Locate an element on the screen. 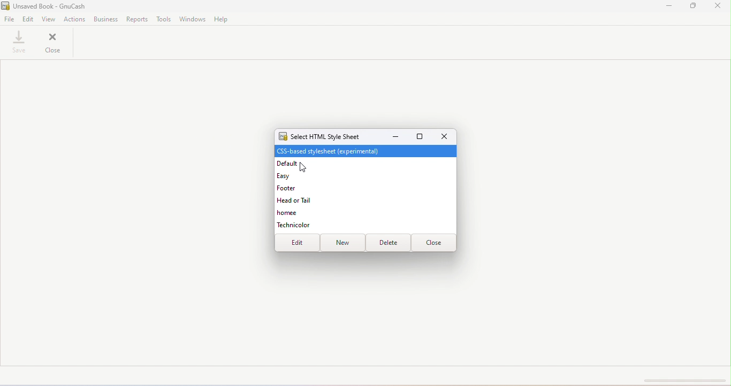 This screenshot has width=731, height=386. Edit is located at coordinates (27, 20).